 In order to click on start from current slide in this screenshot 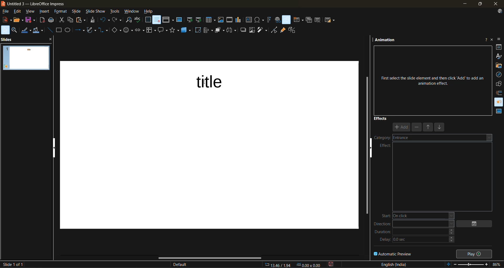, I will do `click(198, 20)`.